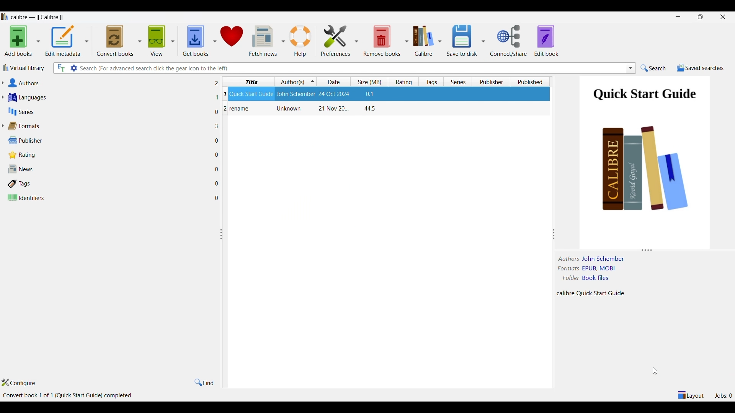  What do you see at coordinates (157, 41) in the screenshot?
I see `View` at bounding box center [157, 41].